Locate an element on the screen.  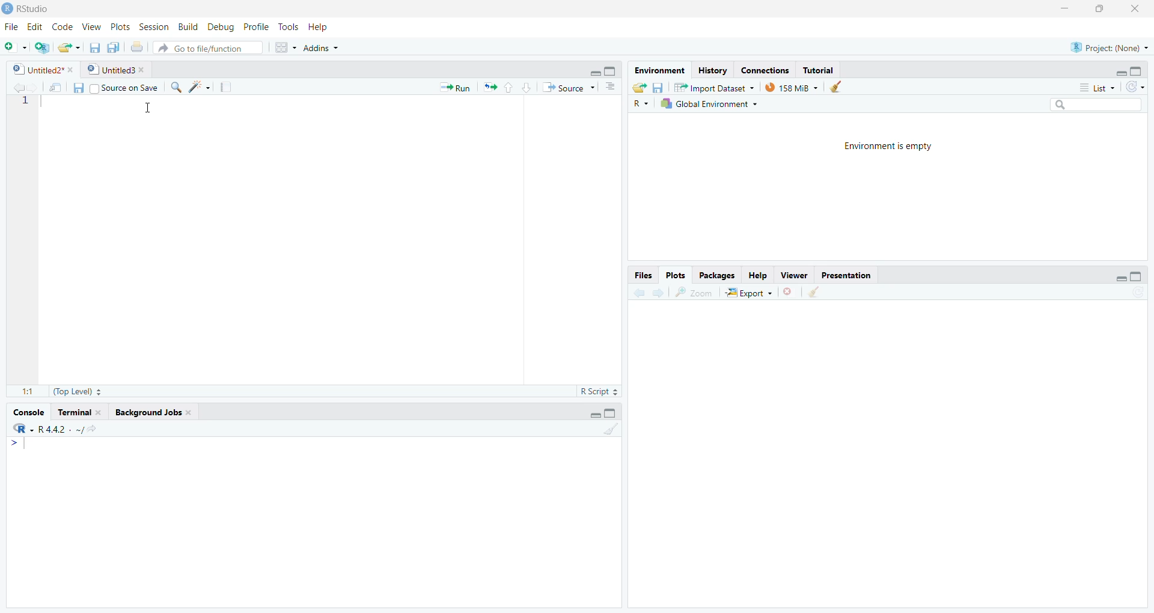
© List + is located at coordinates (1097, 87).